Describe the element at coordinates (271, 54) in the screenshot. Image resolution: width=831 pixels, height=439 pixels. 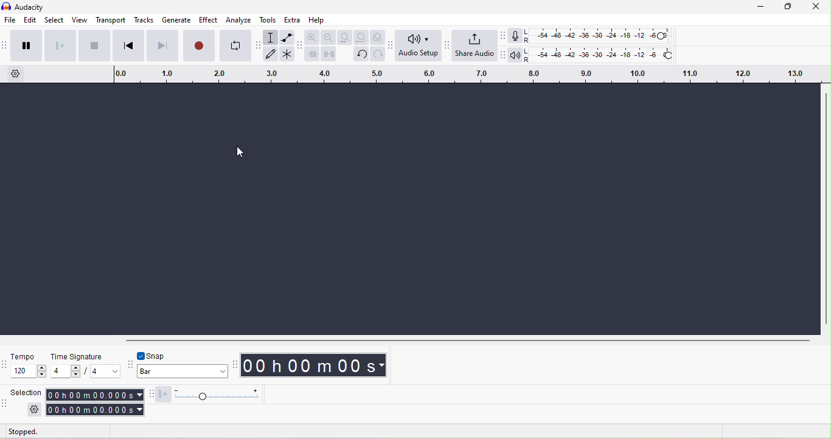
I see `draw tool` at that location.